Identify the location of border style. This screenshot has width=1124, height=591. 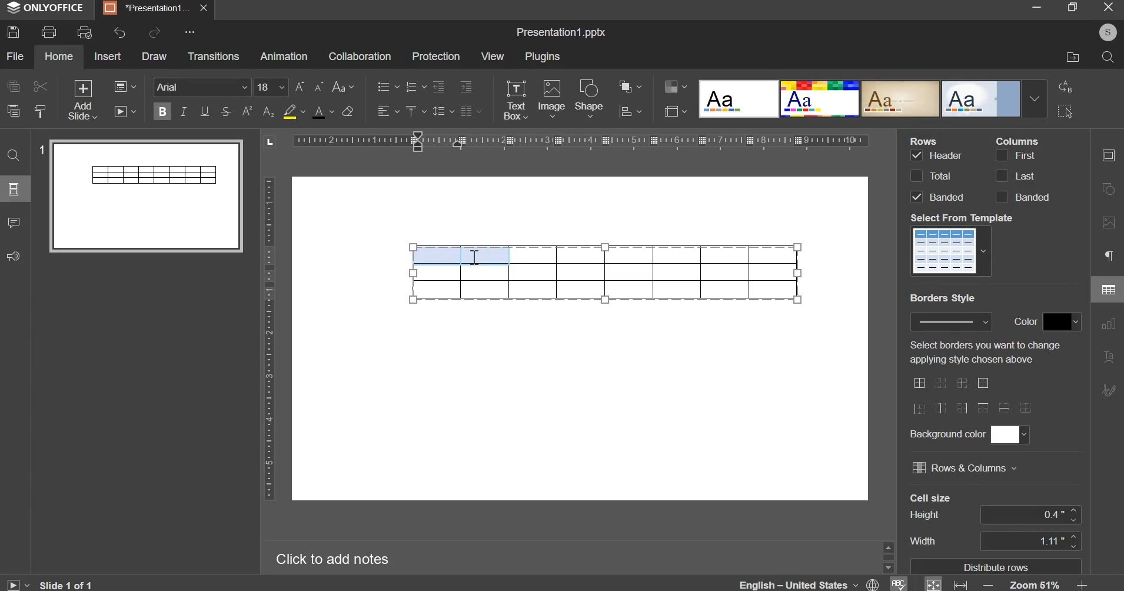
(951, 321).